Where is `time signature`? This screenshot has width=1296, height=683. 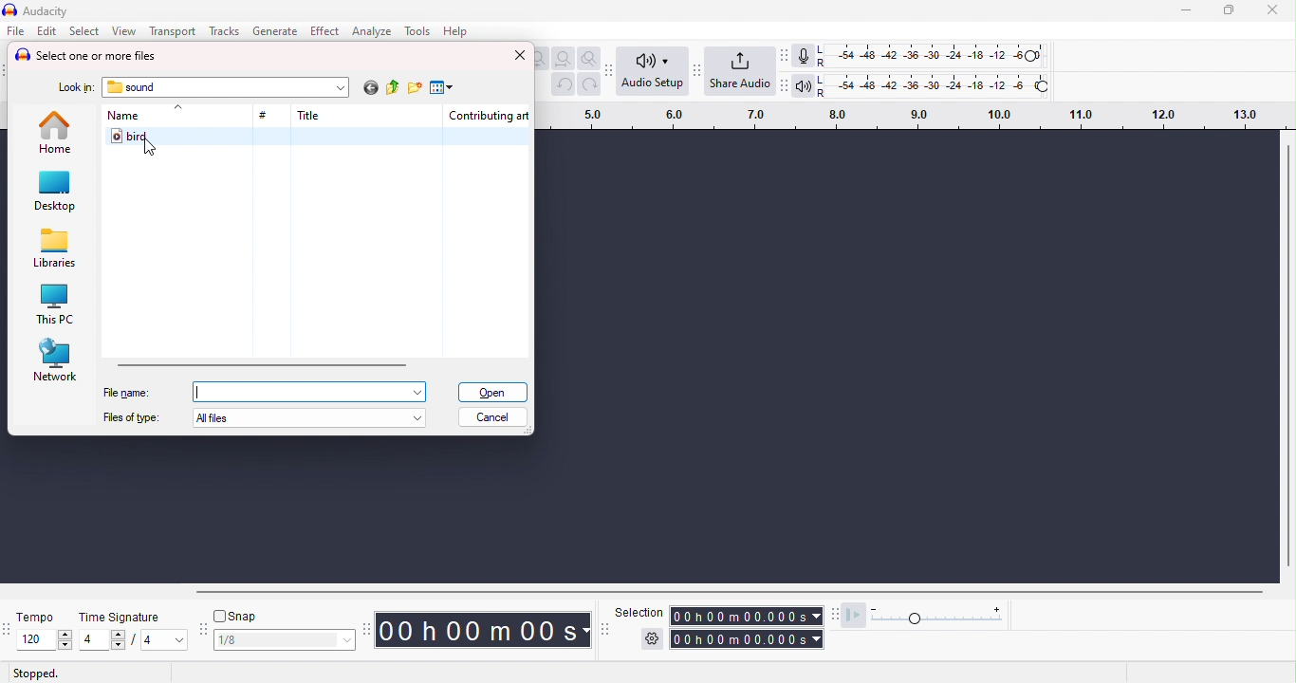
time signature is located at coordinates (124, 618).